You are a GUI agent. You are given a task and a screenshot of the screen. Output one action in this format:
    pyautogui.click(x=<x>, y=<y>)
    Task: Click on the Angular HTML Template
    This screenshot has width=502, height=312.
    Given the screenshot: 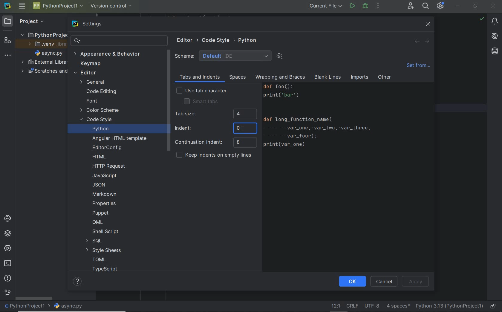 What is the action you would take?
    pyautogui.click(x=120, y=139)
    